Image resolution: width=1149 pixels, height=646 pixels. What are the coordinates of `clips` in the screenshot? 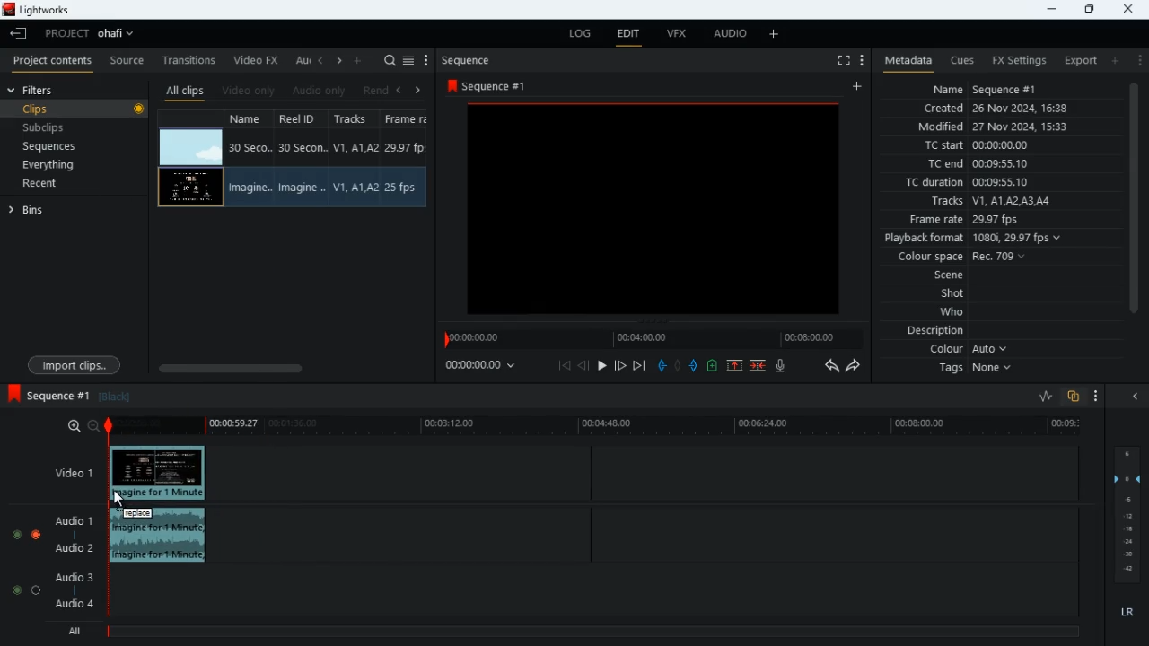 It's located at (76, 110).